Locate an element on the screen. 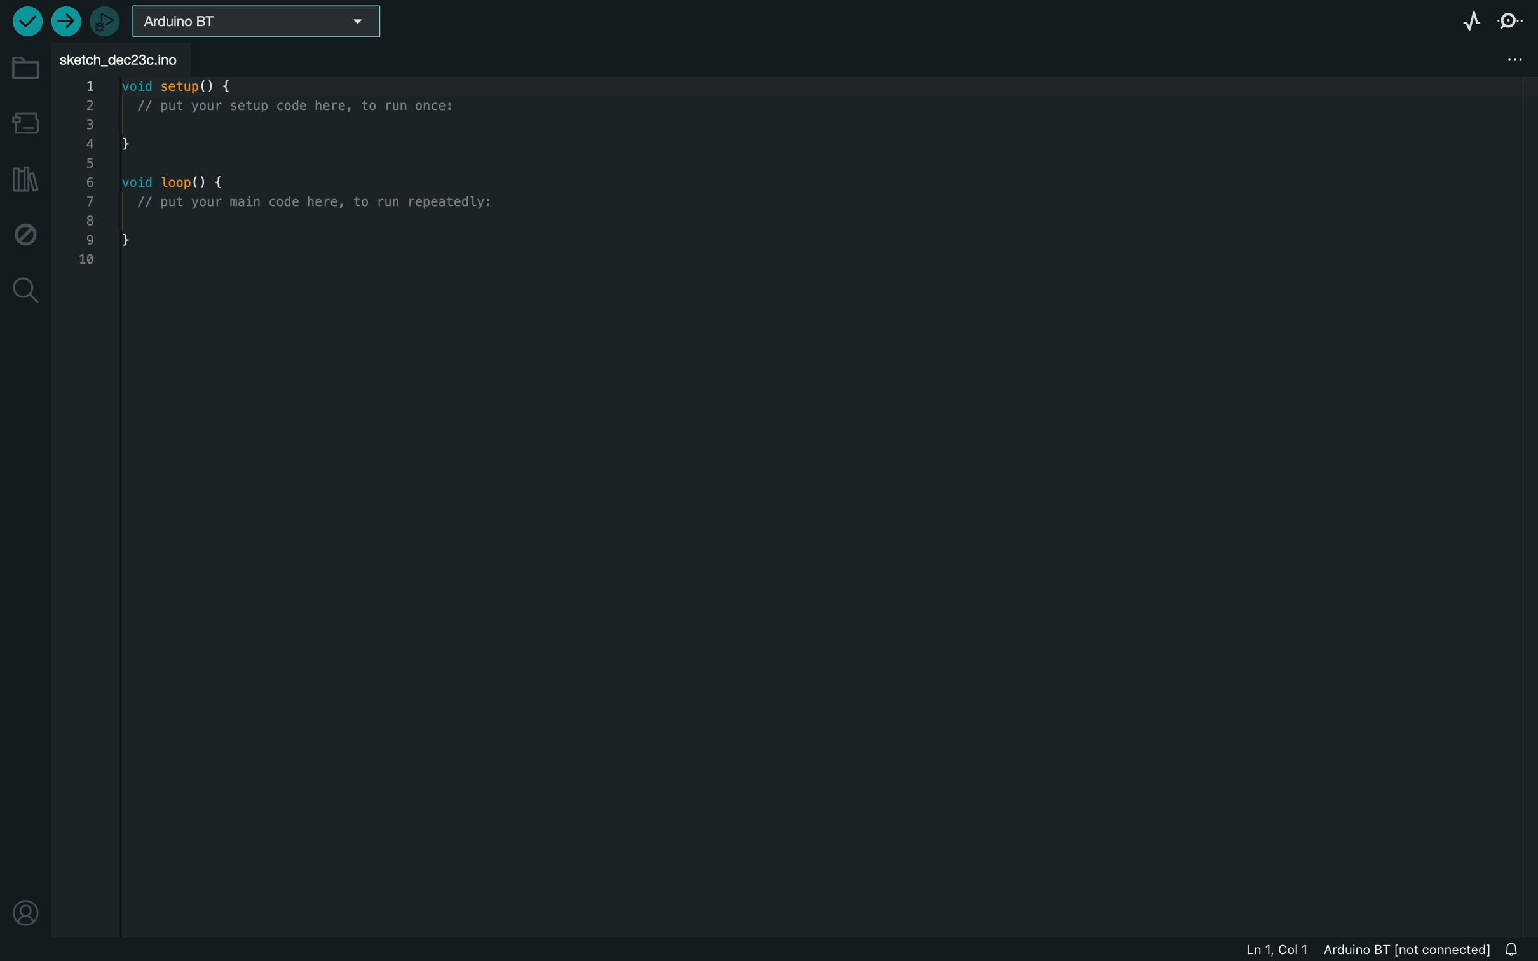  serial plotter is located at coordinates (1464, 20).